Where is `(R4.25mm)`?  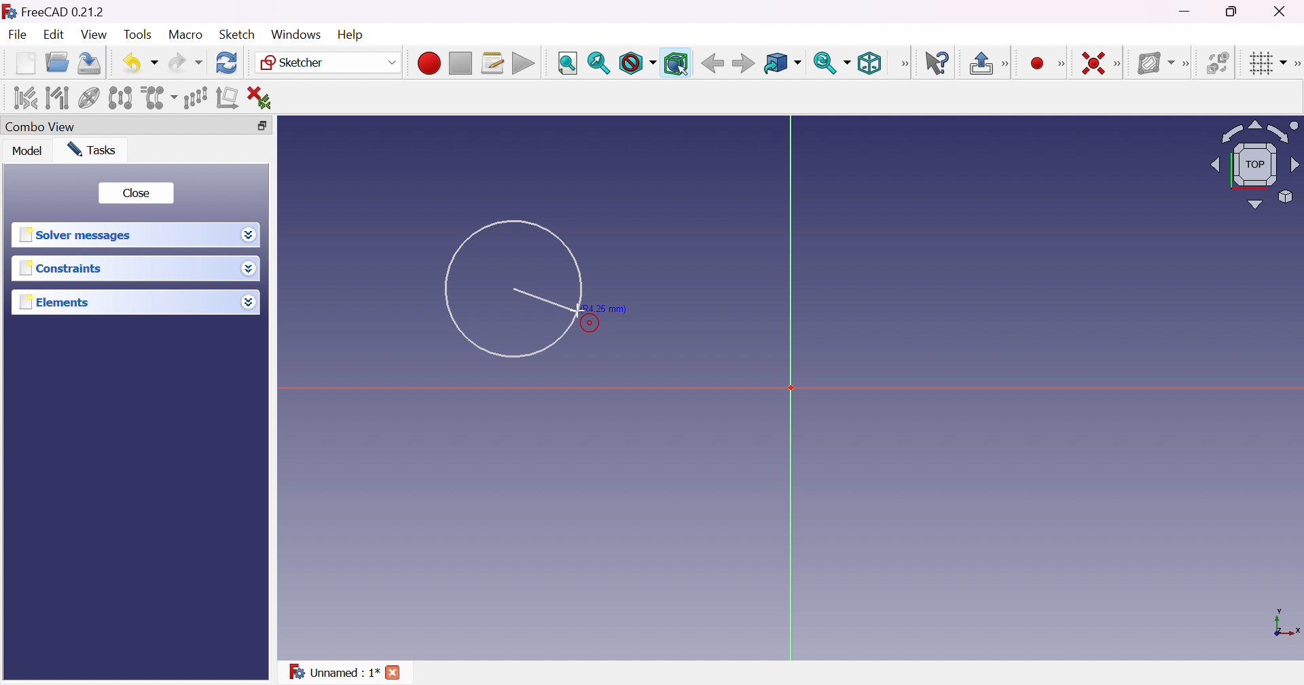 (R4.25mm) is located at coordinates (604, 309).